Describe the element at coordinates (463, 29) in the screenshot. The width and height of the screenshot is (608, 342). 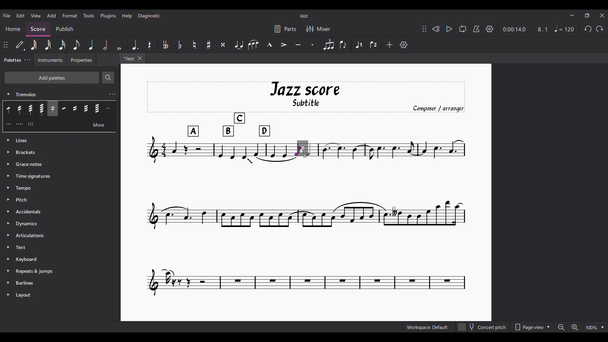
I see `Loop playback` at that location.